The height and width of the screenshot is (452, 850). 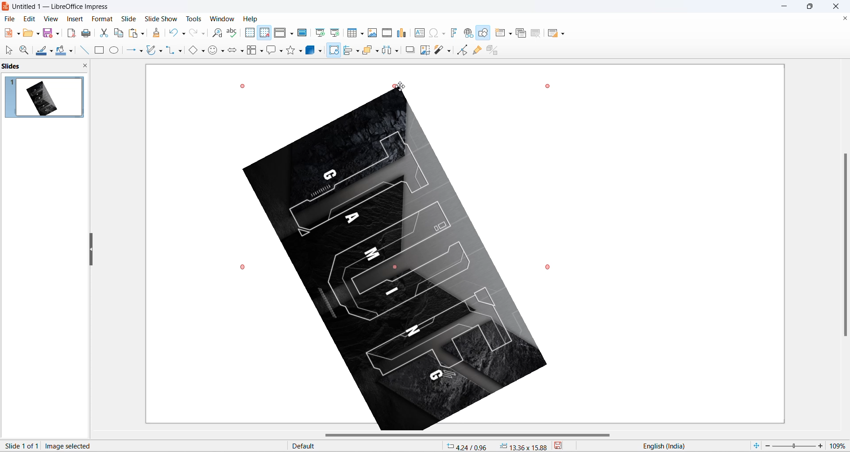 What do you see at coordinates (129, 19) in the screenshot?
I see `slide` at bounding box center [129, 19].